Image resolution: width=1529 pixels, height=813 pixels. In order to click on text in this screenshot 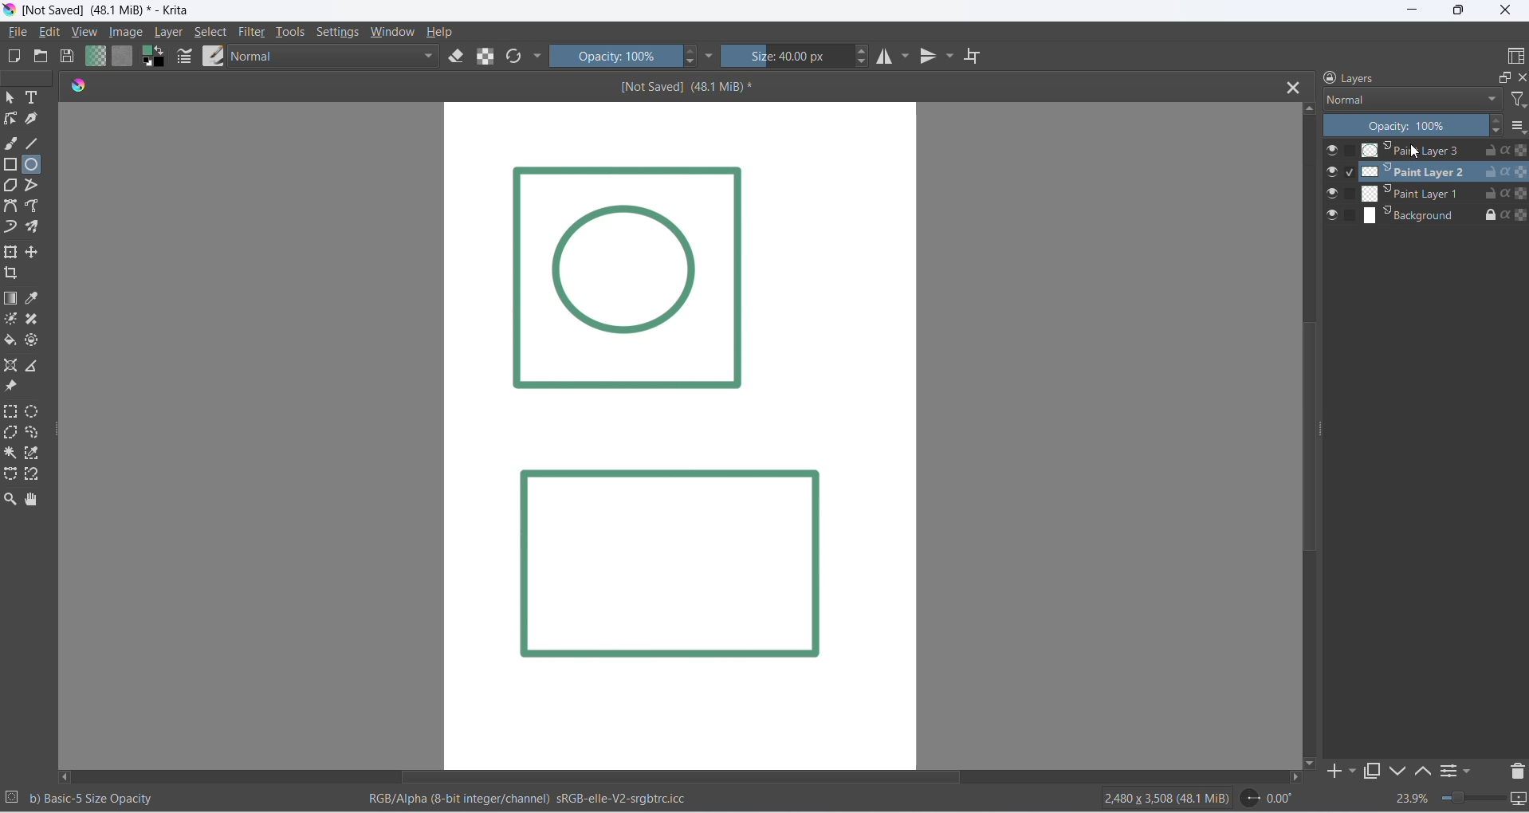, I will do `click(37, 99)`.